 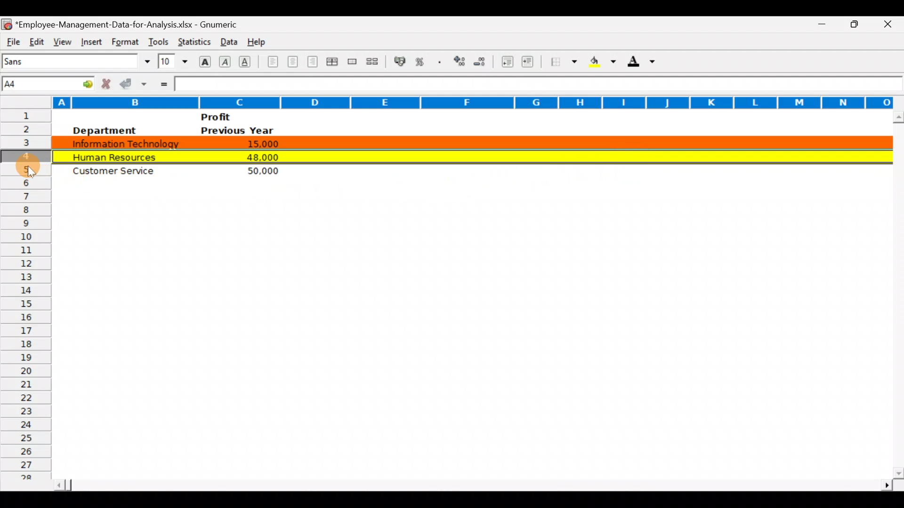 What do you see at coordinates (104, 130) in the screenshot?
I see `Department` at bounding box center [104, 130].